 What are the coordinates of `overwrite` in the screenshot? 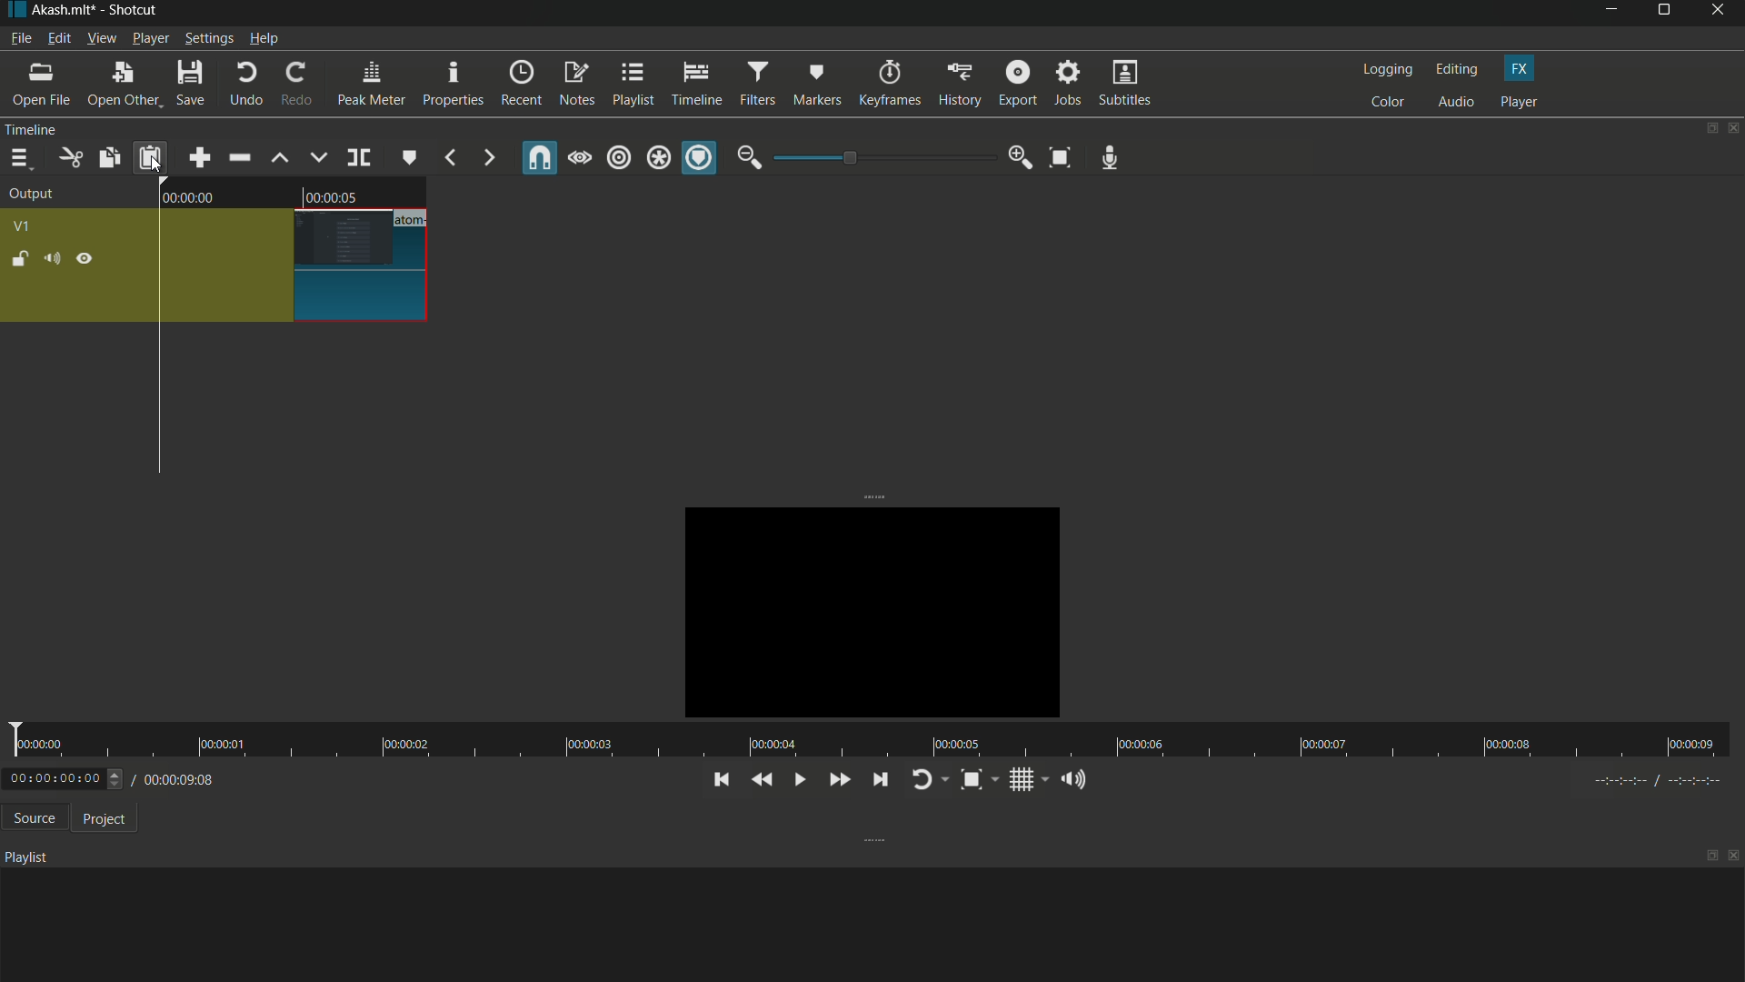 It's located at (319, 156).